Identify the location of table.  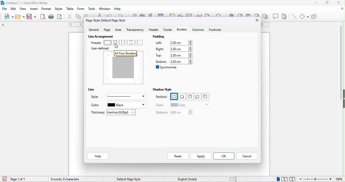
(70, 9).